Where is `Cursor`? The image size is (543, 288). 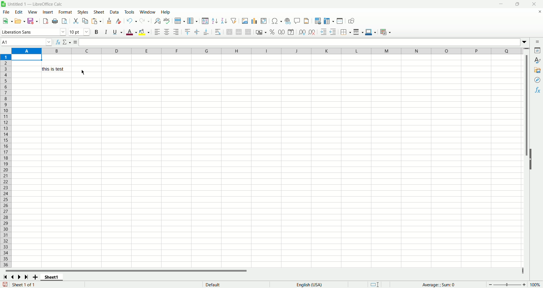 Cursor is located at coordinates (83, 72).